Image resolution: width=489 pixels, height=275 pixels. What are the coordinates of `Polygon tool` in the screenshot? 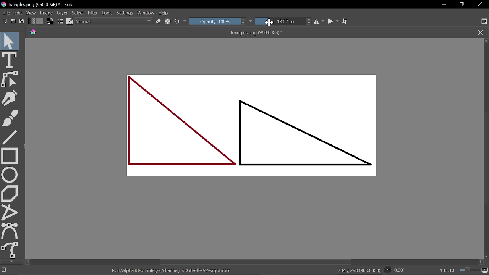 It's located at (11, 193).